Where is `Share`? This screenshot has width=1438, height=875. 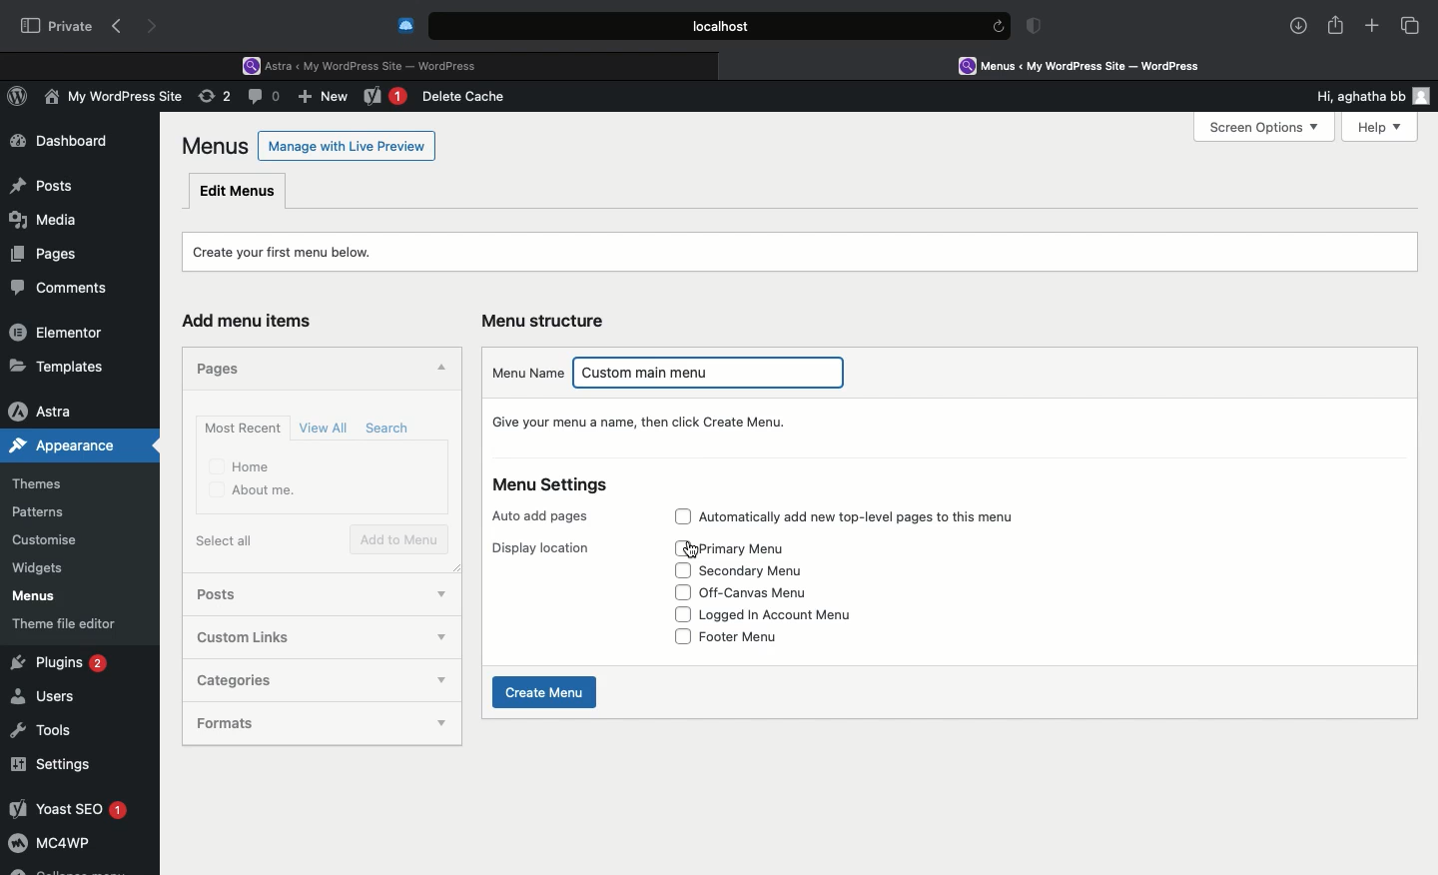 Share is located at coordinates (1336, 26).